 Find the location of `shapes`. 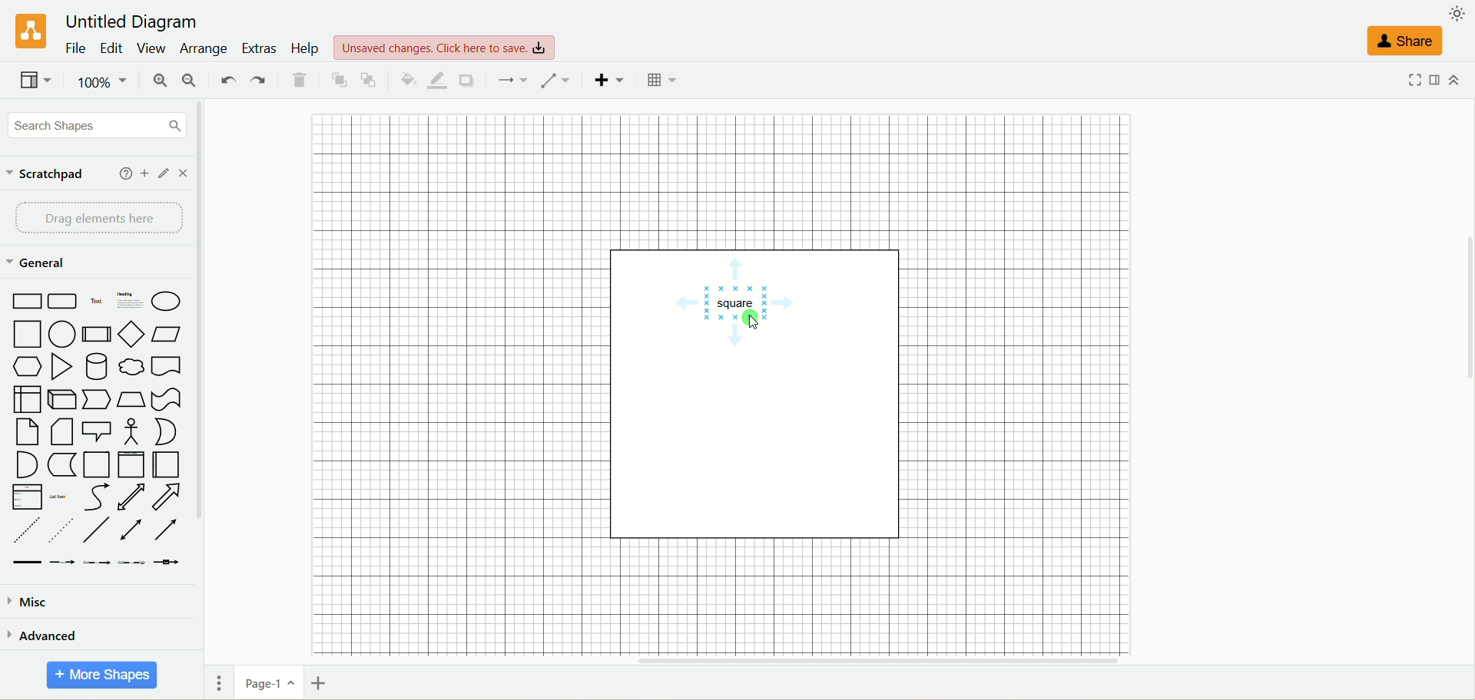

shapes is located at coordinates (94, 427).